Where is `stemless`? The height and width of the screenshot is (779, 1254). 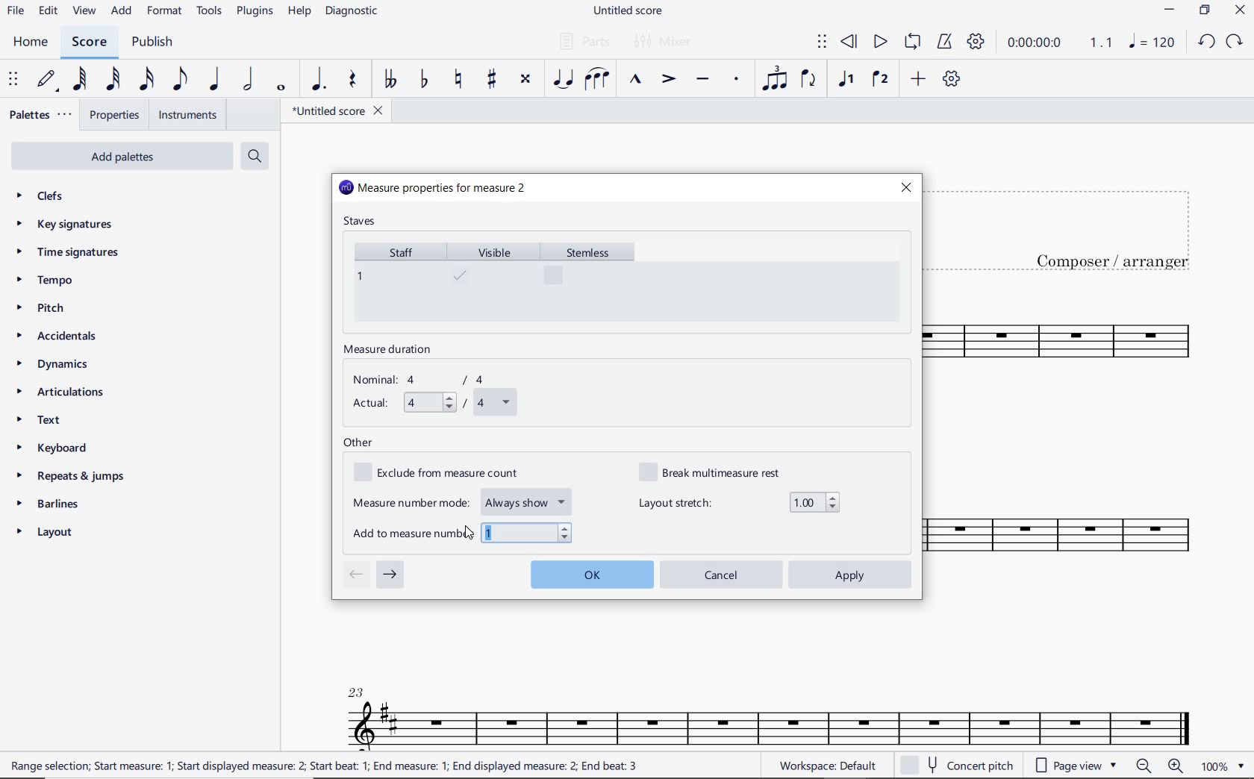
stemless is located at coordinates (594, 281).